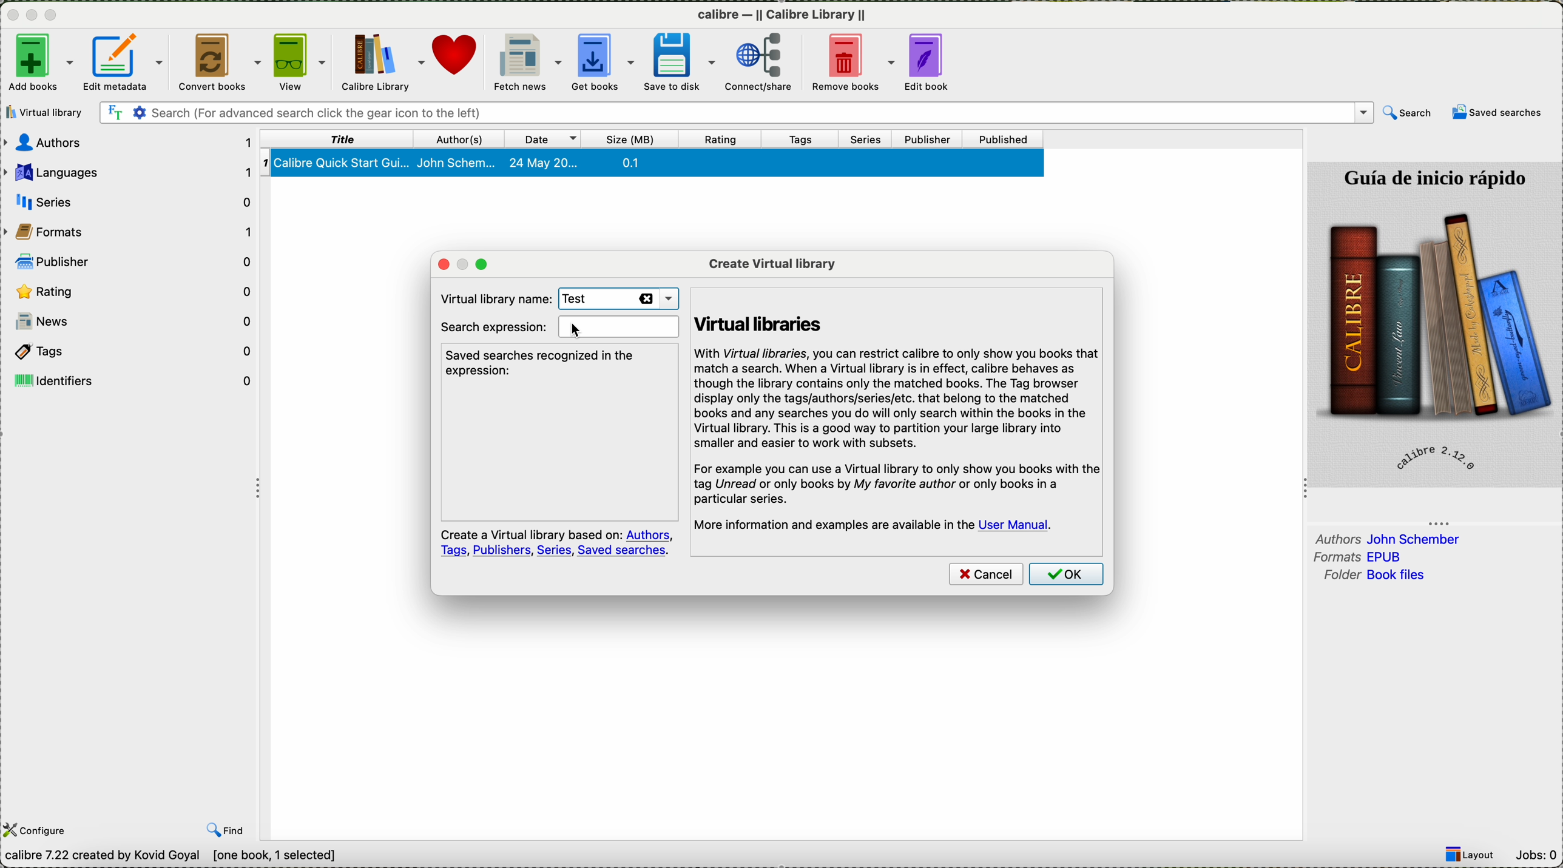  What do you see at coordinates (1433, 323) in the screenshot?
I see `calibre quick start guide preview` at bounding box center [1433, 323].